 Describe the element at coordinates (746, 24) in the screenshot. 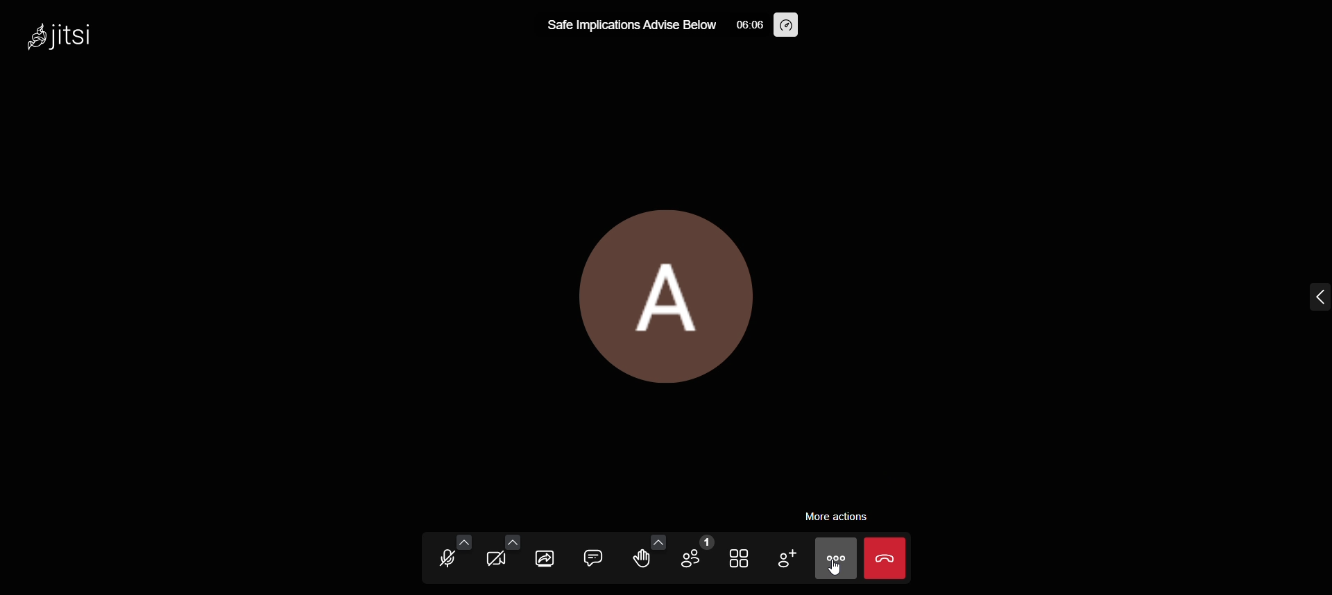

I see `06:06` at that location.